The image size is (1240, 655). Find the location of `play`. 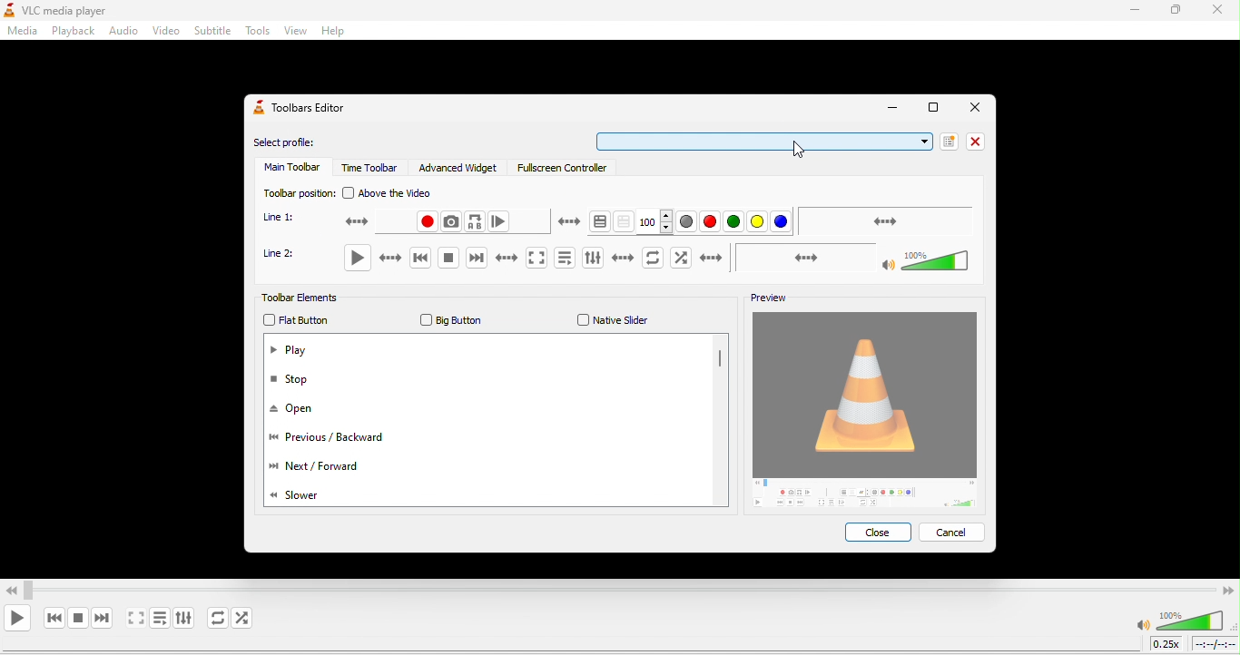

play is located at coordinates (18, 618).